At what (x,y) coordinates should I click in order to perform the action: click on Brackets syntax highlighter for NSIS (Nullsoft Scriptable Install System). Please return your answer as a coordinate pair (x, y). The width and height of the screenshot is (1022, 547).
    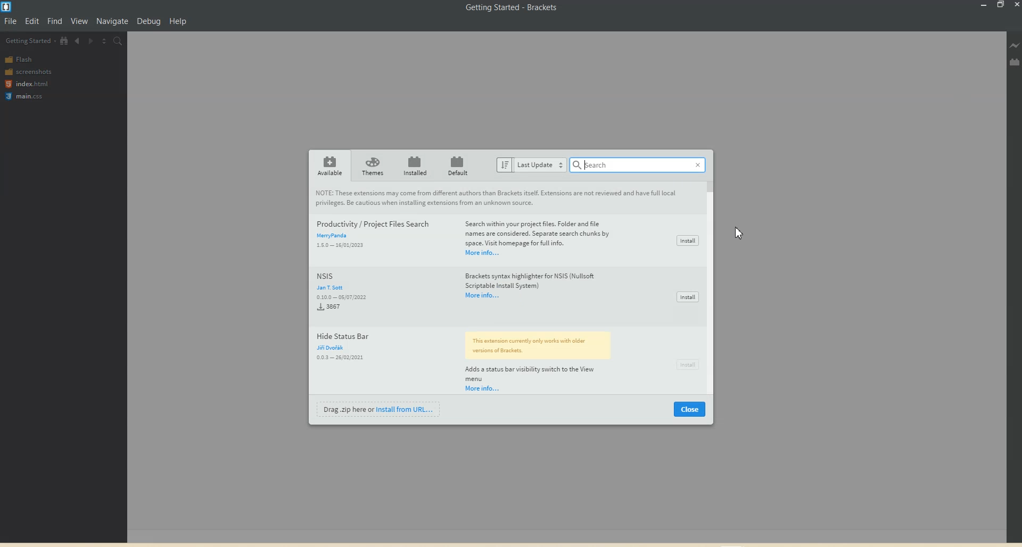
    Looking at the image, I should click on (530, 280).